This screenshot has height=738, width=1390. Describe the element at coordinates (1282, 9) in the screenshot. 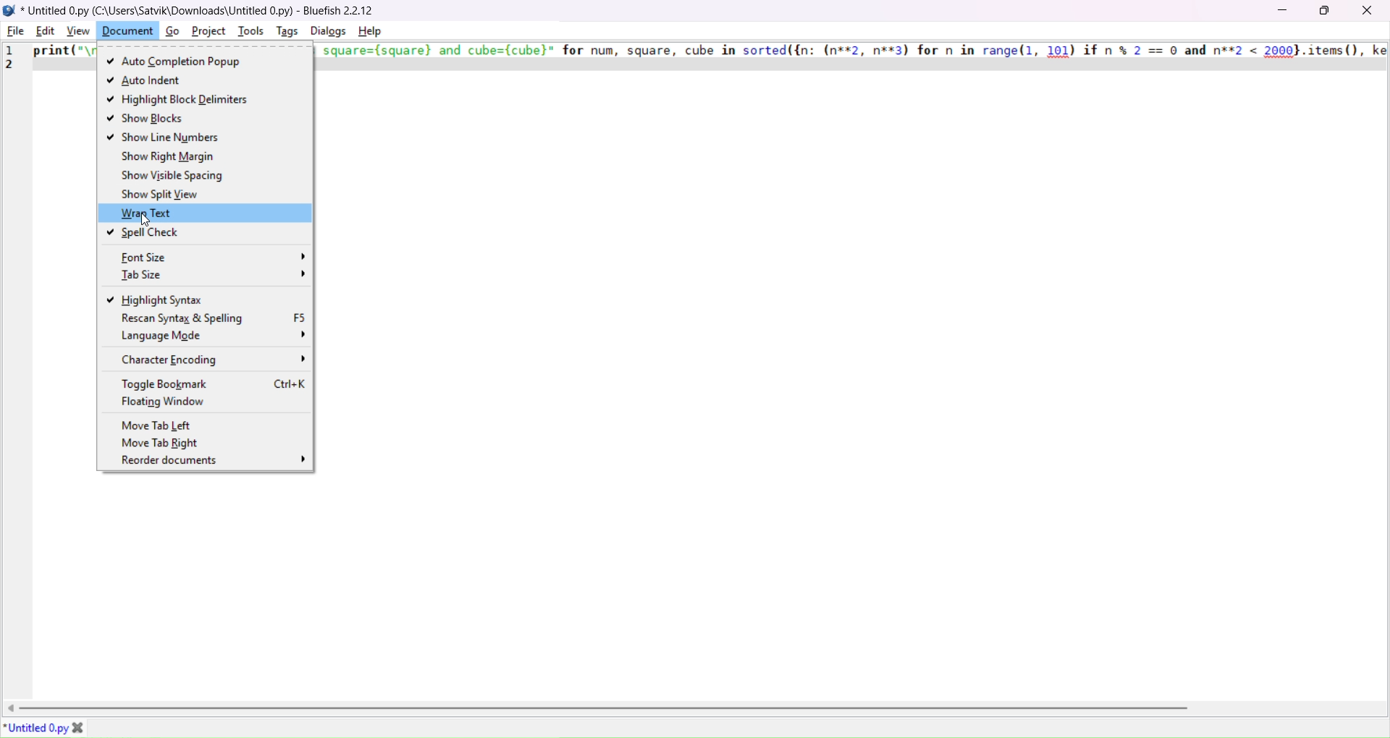

I see `minimize` at that location.